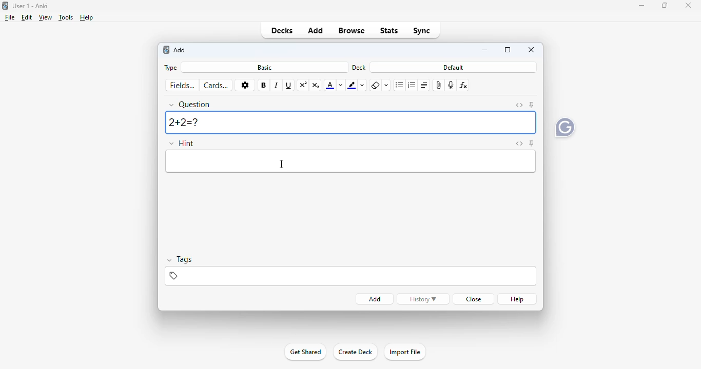  I want to click on help, so click(87, 17).